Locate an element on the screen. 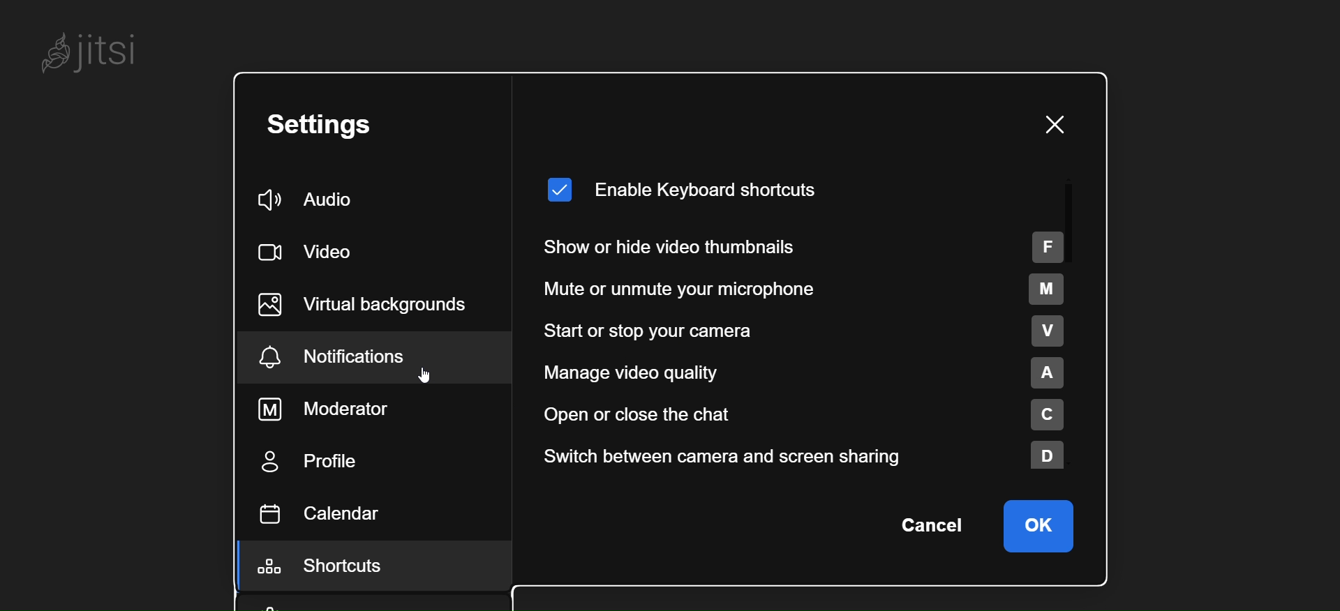 The image size is (1340, 611). shortcuts is located at coordinates (327, 564).